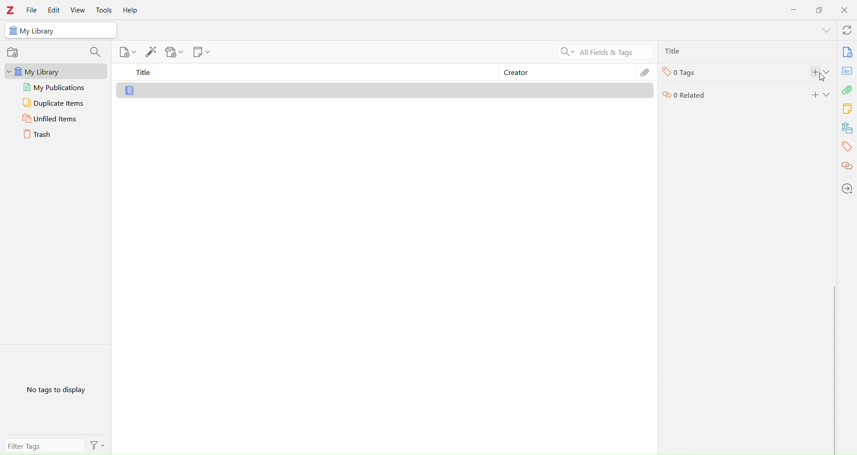 The image size is (857, 455). I want to click on Edit, so click(53, 8).